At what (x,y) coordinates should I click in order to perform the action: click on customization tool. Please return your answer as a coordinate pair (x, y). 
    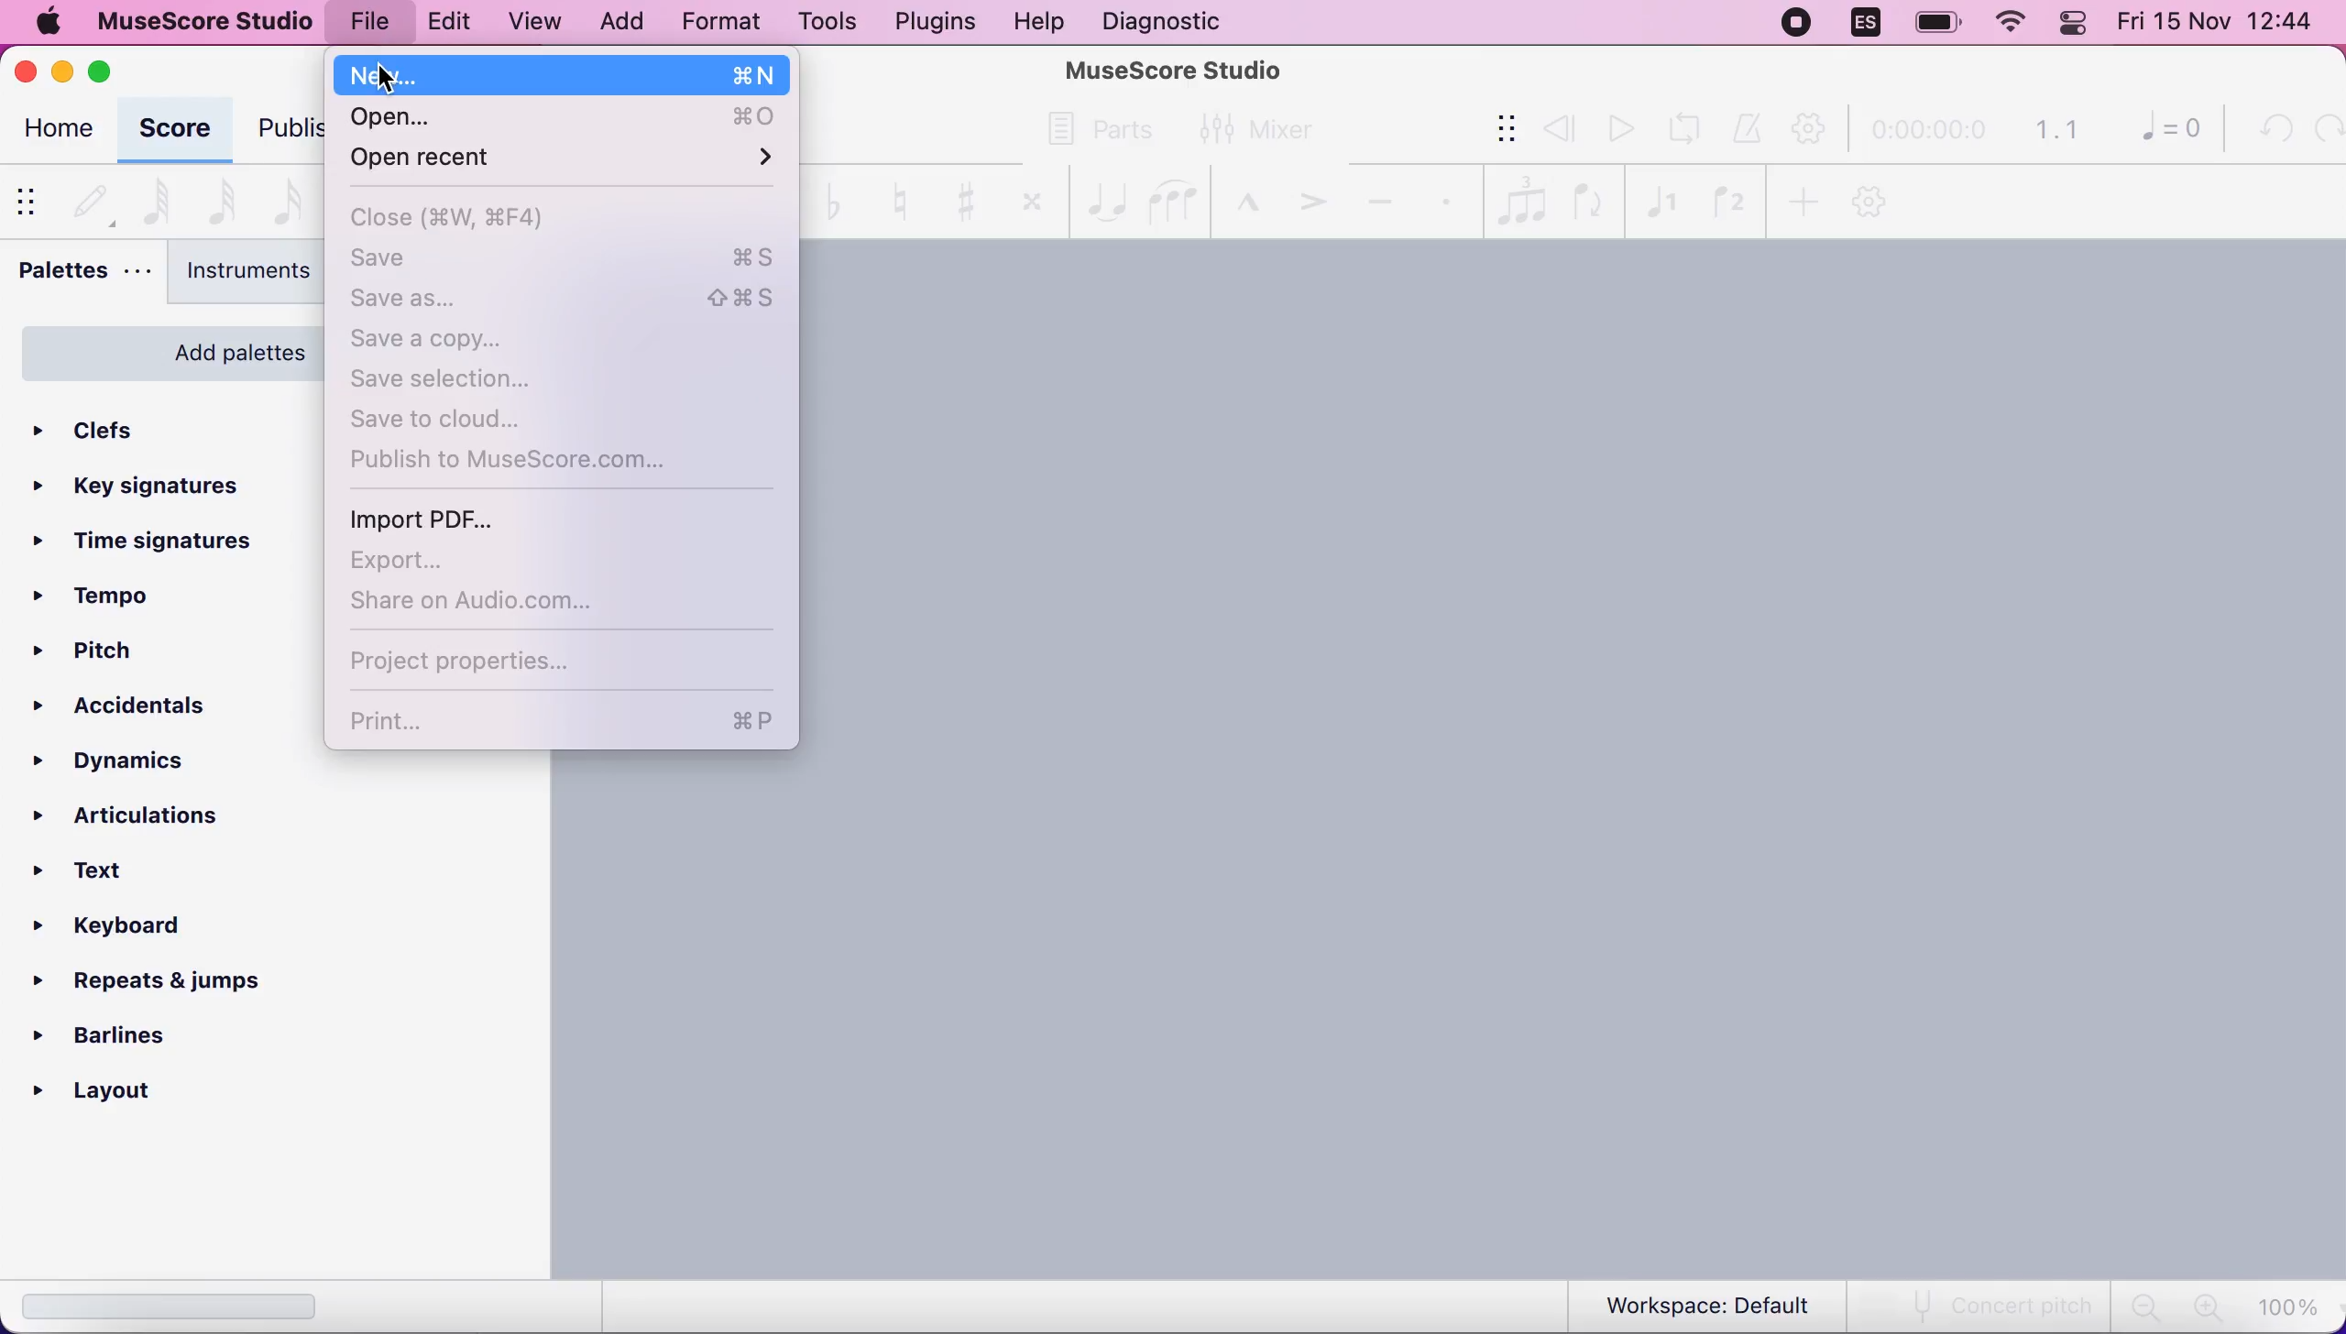
    Looking at the image, I should click on (1872, 202).